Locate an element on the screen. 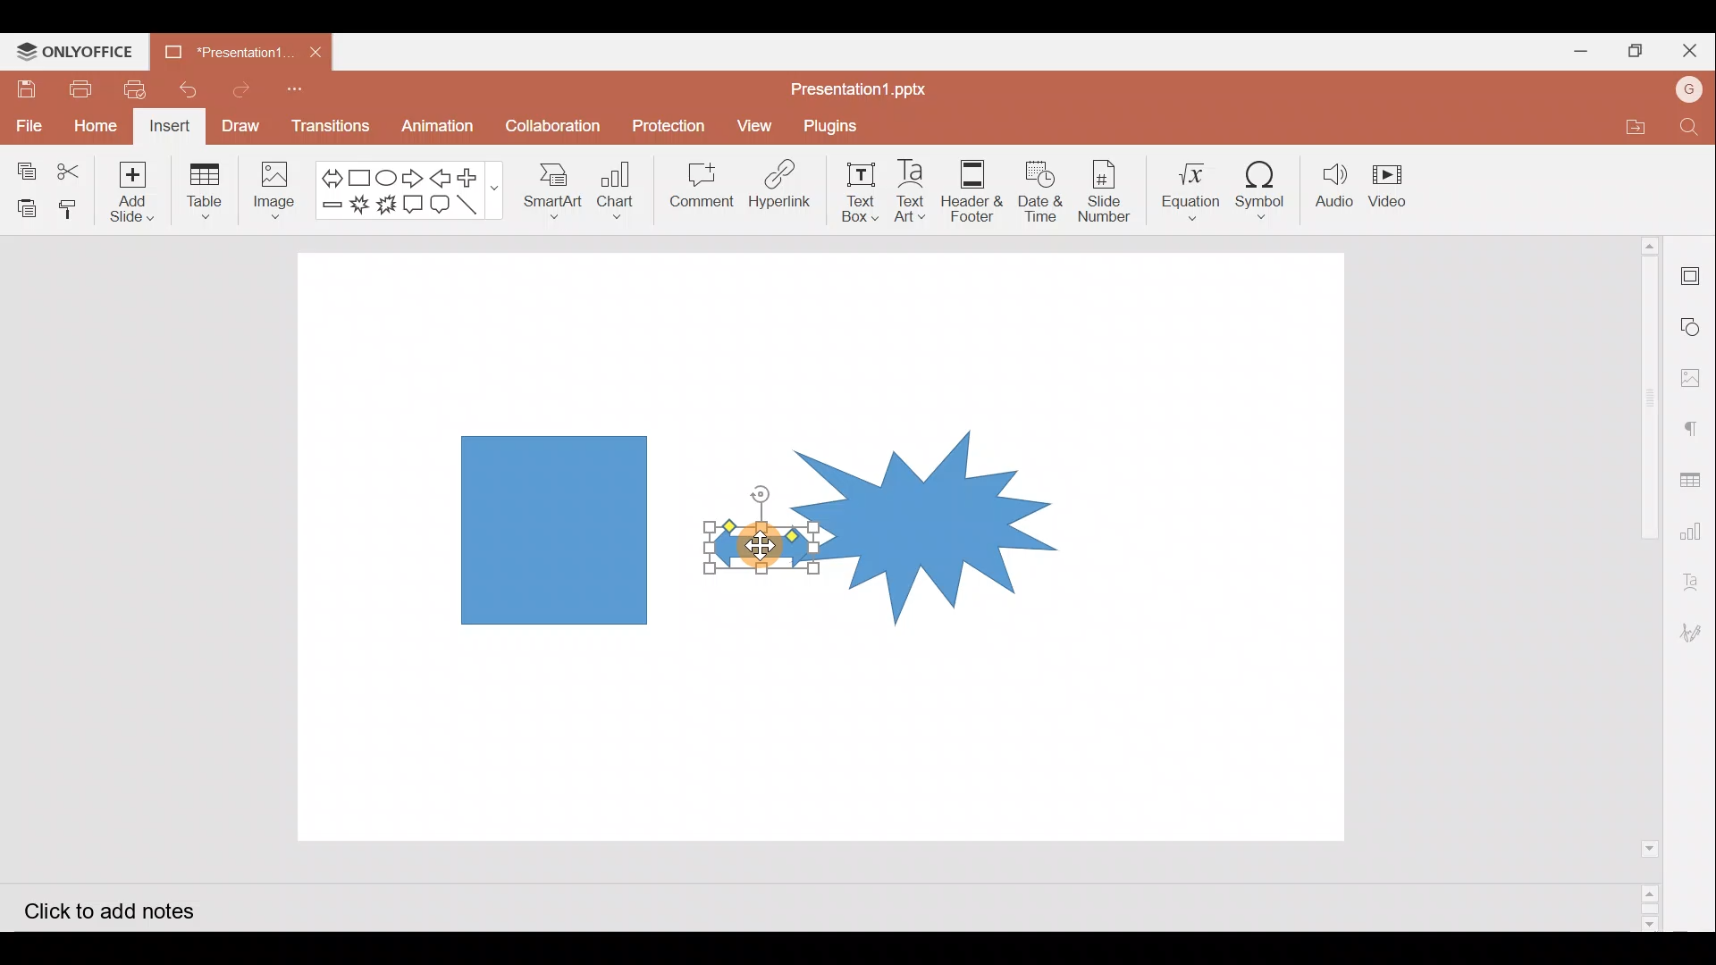  Rectangle is located at coordinates (356, 175).